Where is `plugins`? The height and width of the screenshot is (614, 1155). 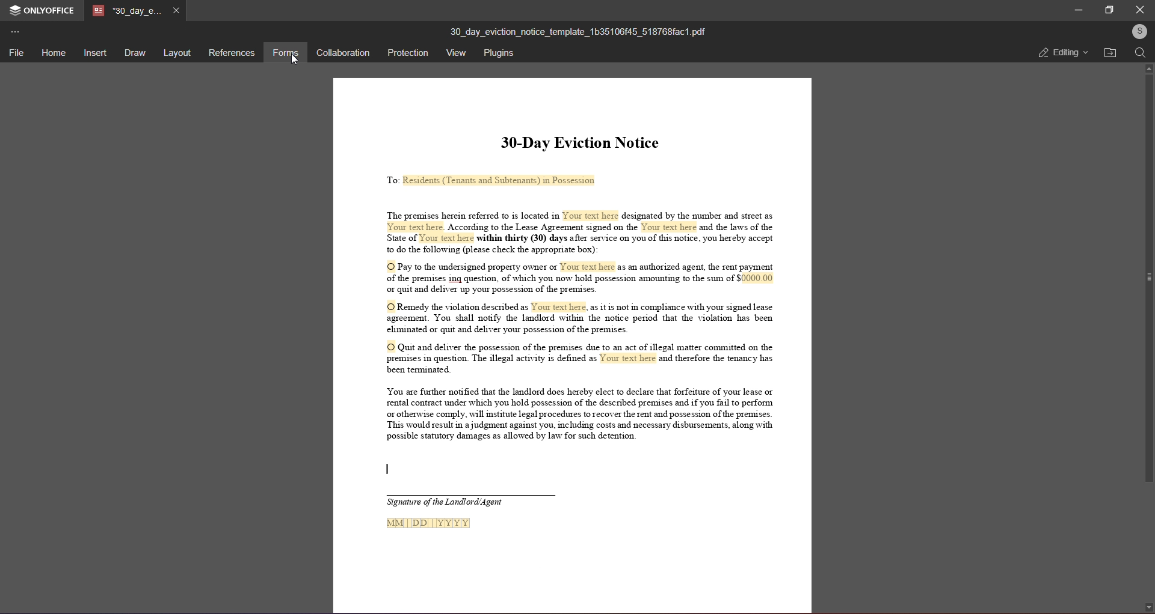 plugins is located at coordinates (500, 53).